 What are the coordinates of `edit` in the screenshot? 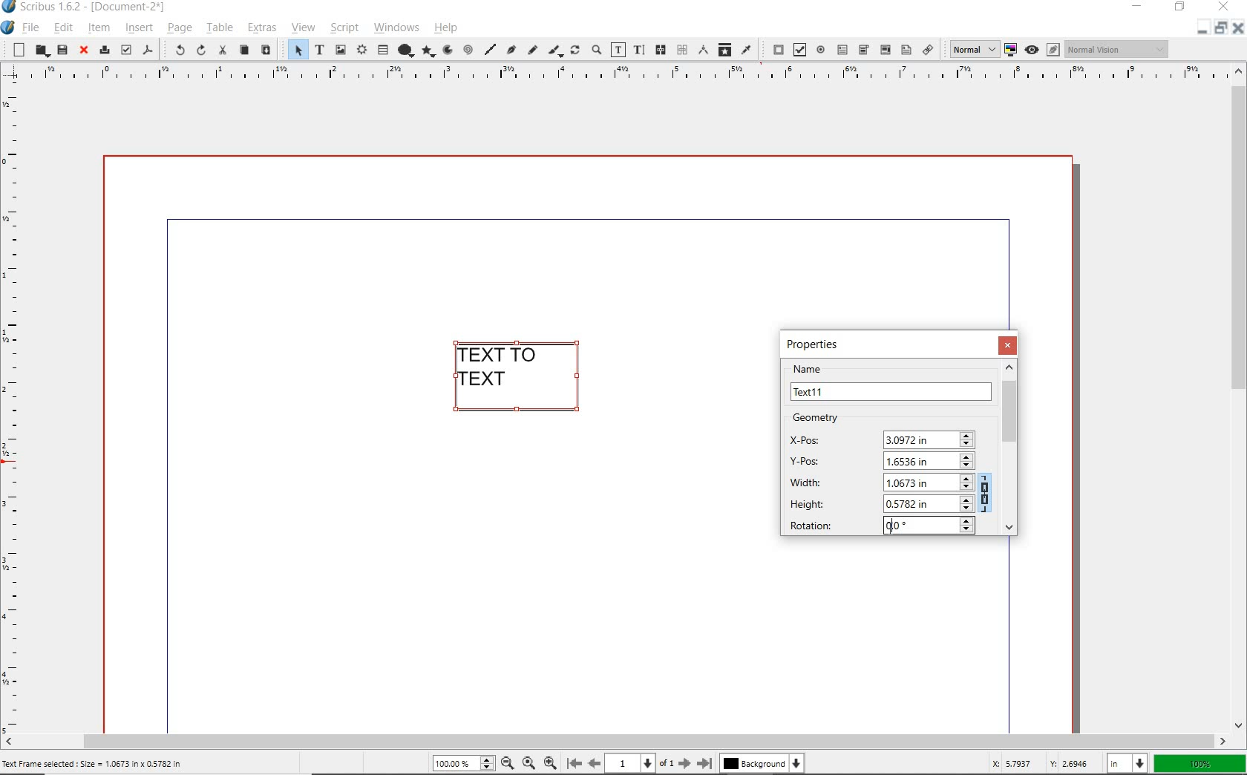 It's located at (64, 27).